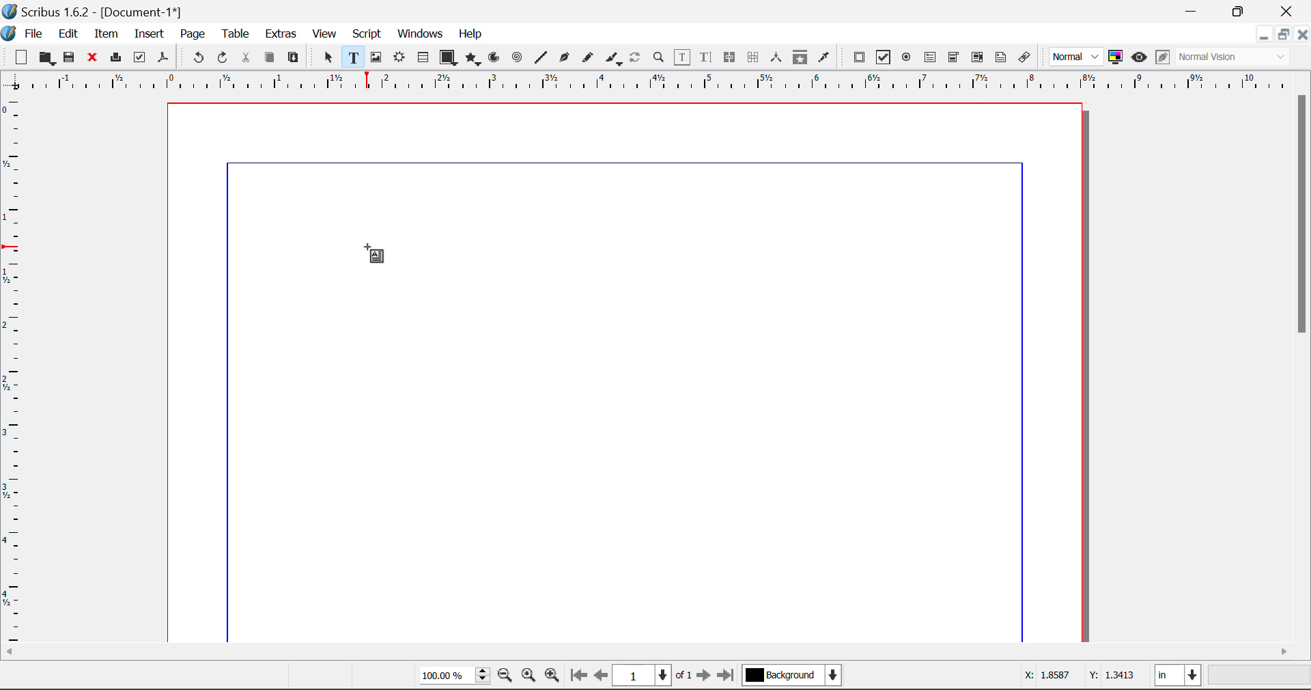 The height and width of the screenshot is (690, 1311). Describe the element at coordinates (1001, 57) in the screenshot. I see `Text Annotation` at that location.